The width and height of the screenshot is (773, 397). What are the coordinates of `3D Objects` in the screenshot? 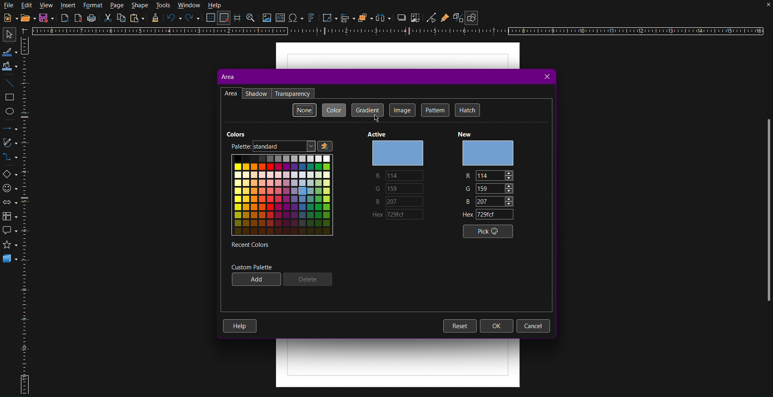 It's located at (10, 261).